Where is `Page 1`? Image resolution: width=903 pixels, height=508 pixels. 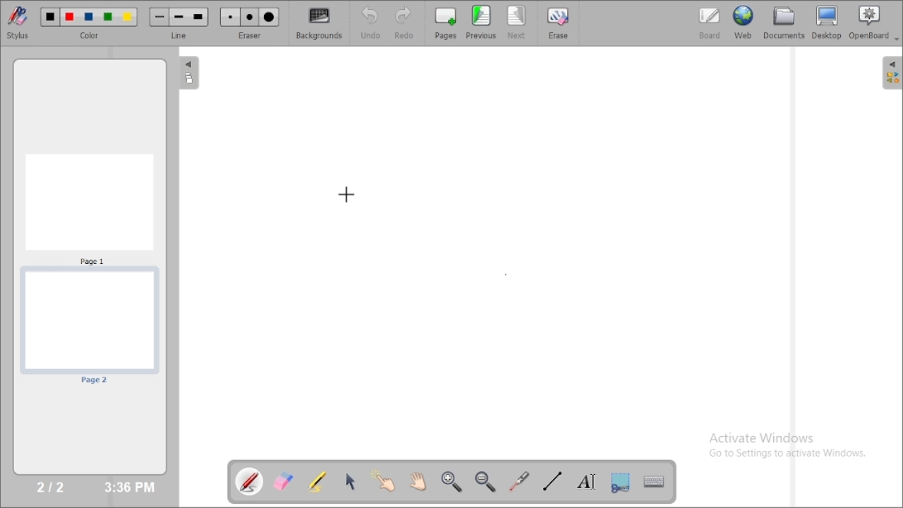
Page 1 is located at coordinates (90, 208).